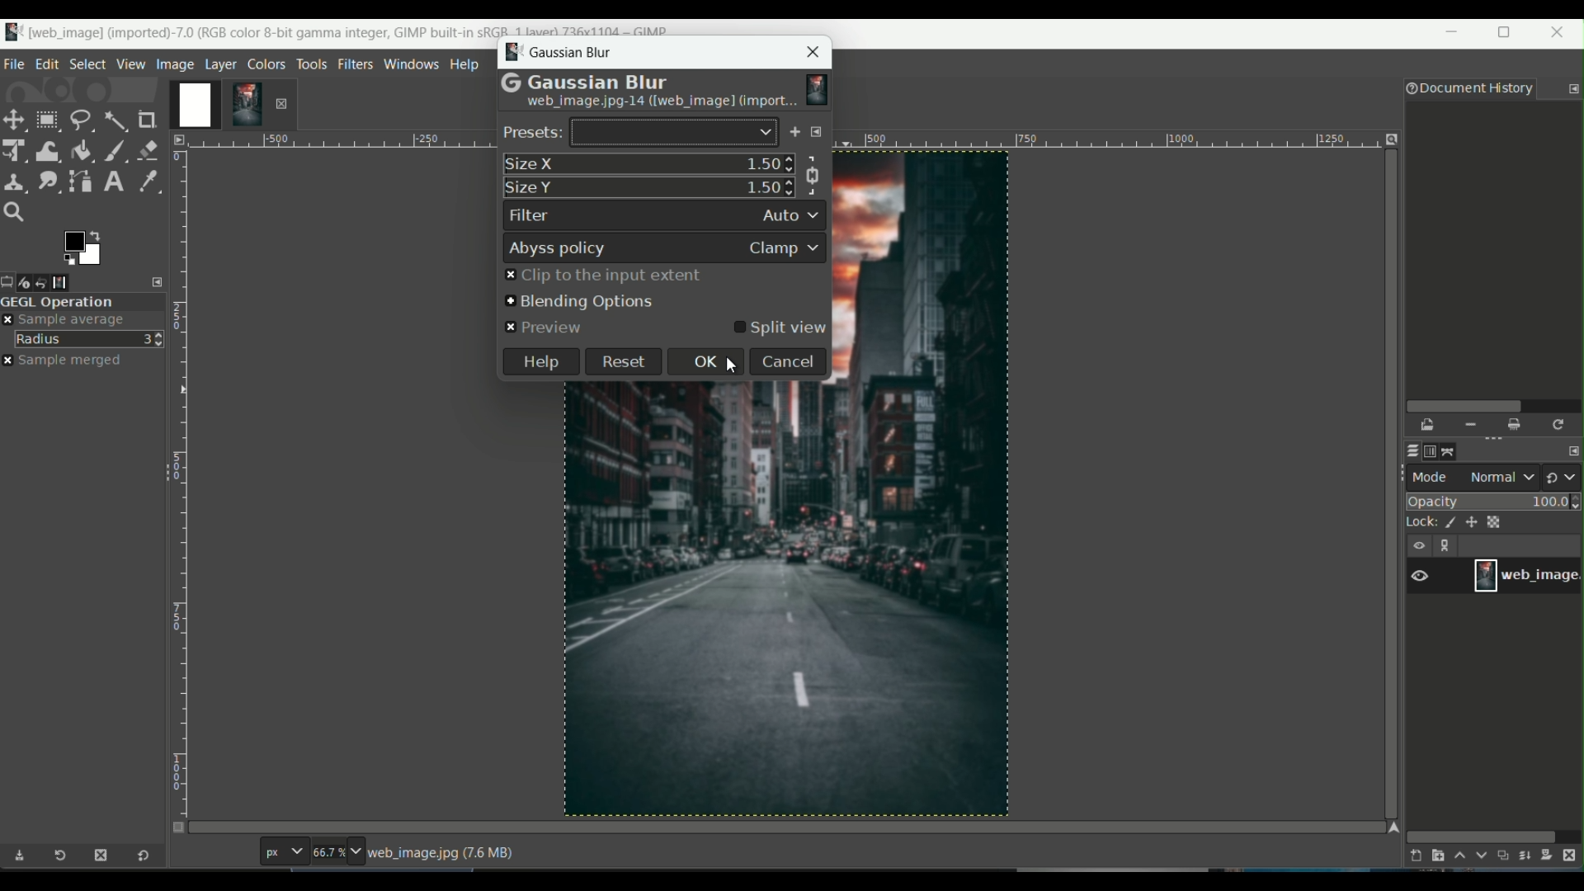 The width and height of the screenshot is (1584, 891). I want to click on open the selected entry, so click(1429, 426).